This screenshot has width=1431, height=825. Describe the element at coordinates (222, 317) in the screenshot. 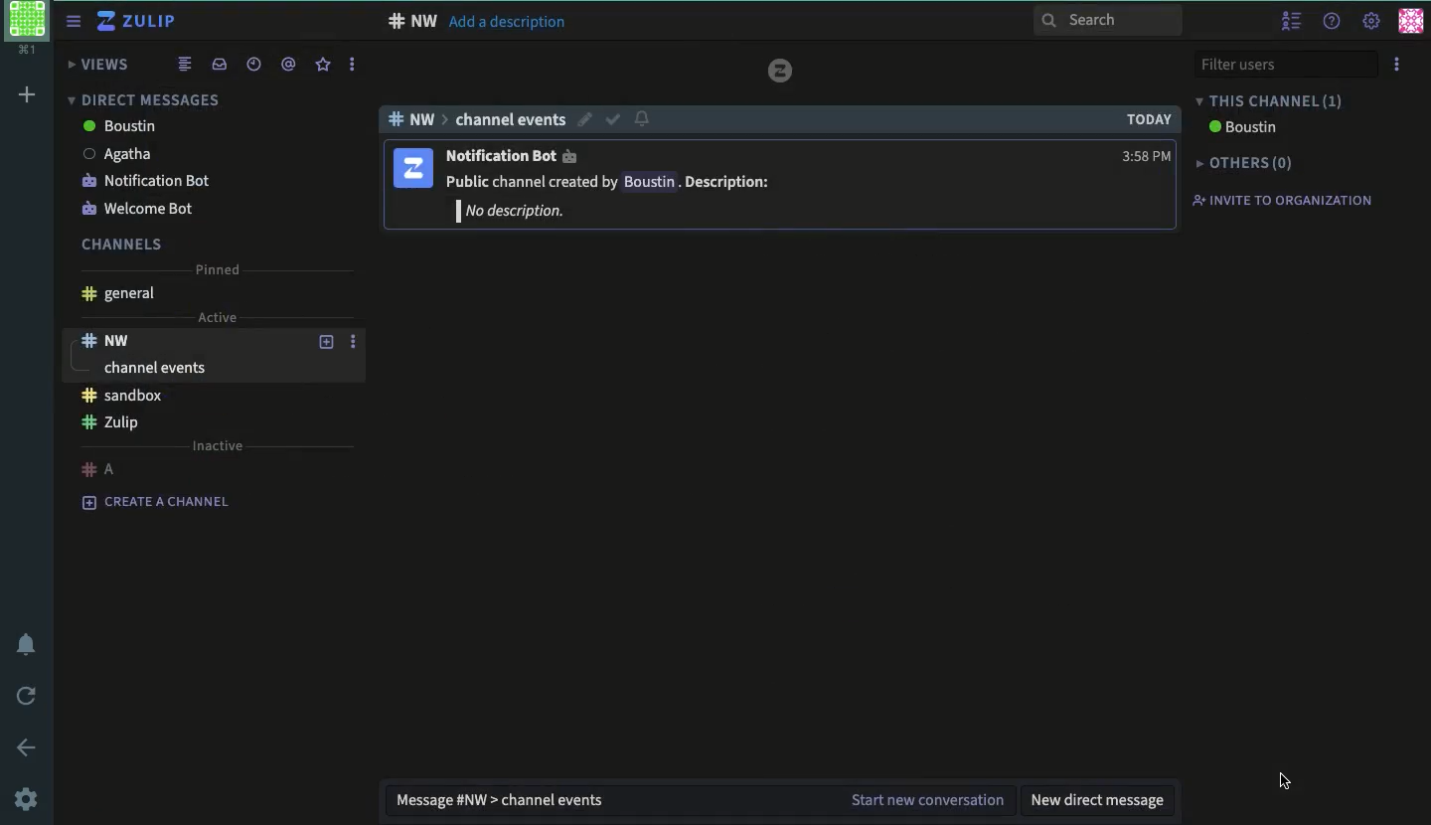

I see `Active` at that location.